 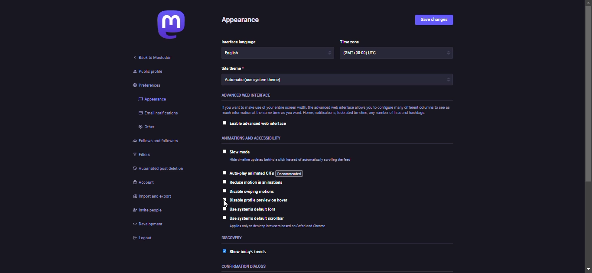 I want to click on language, so click(x=243, y=53).